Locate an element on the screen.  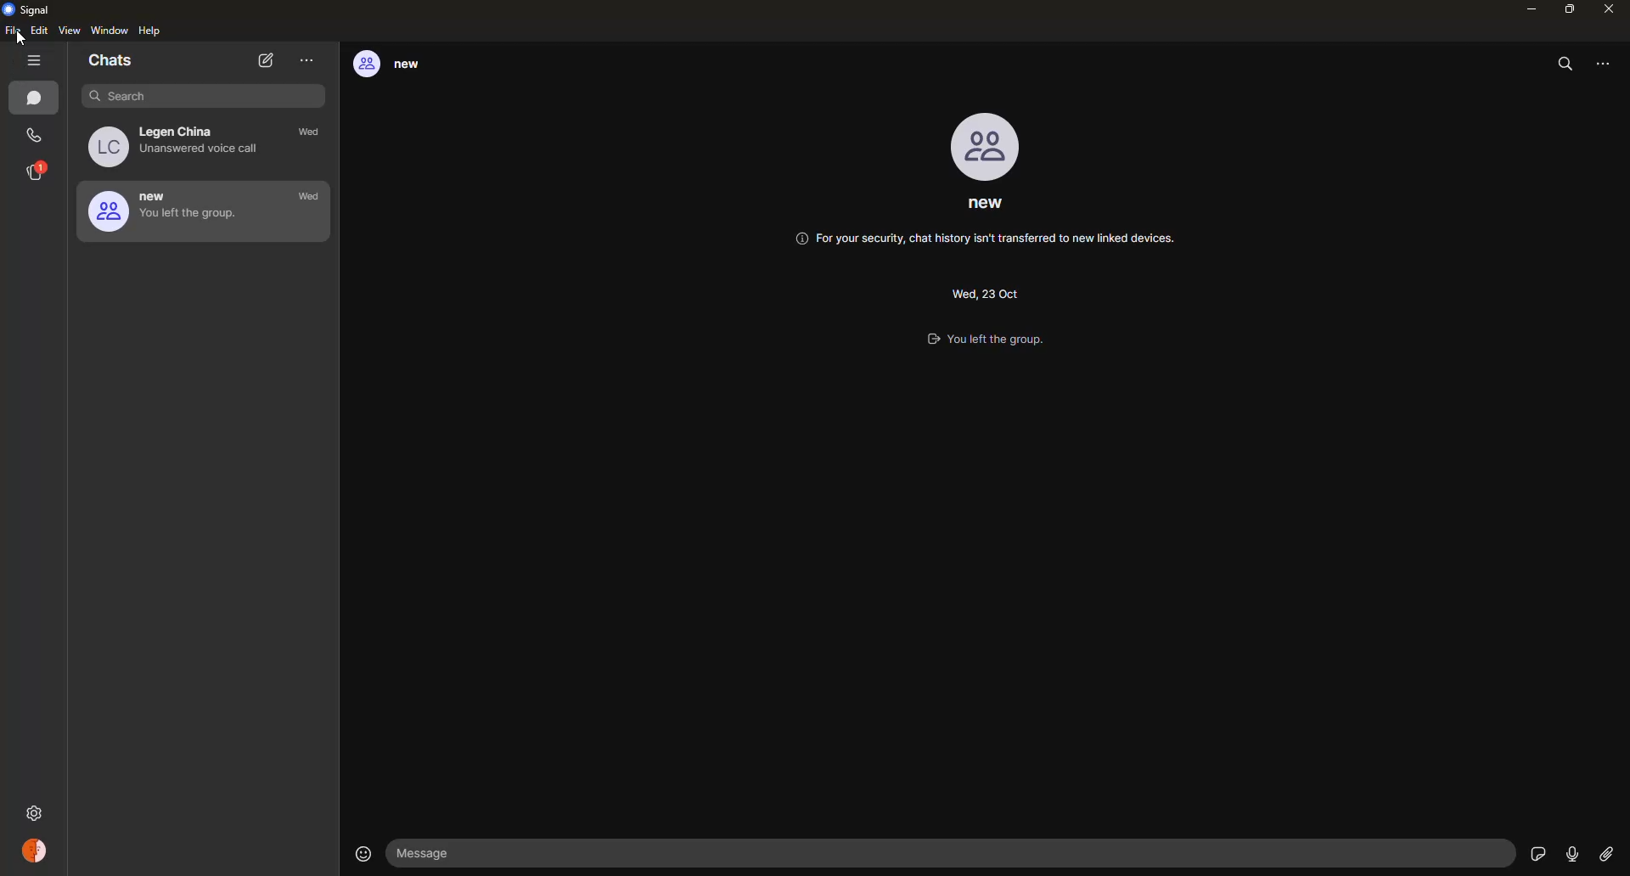
window is located at coordinates (110, 31).